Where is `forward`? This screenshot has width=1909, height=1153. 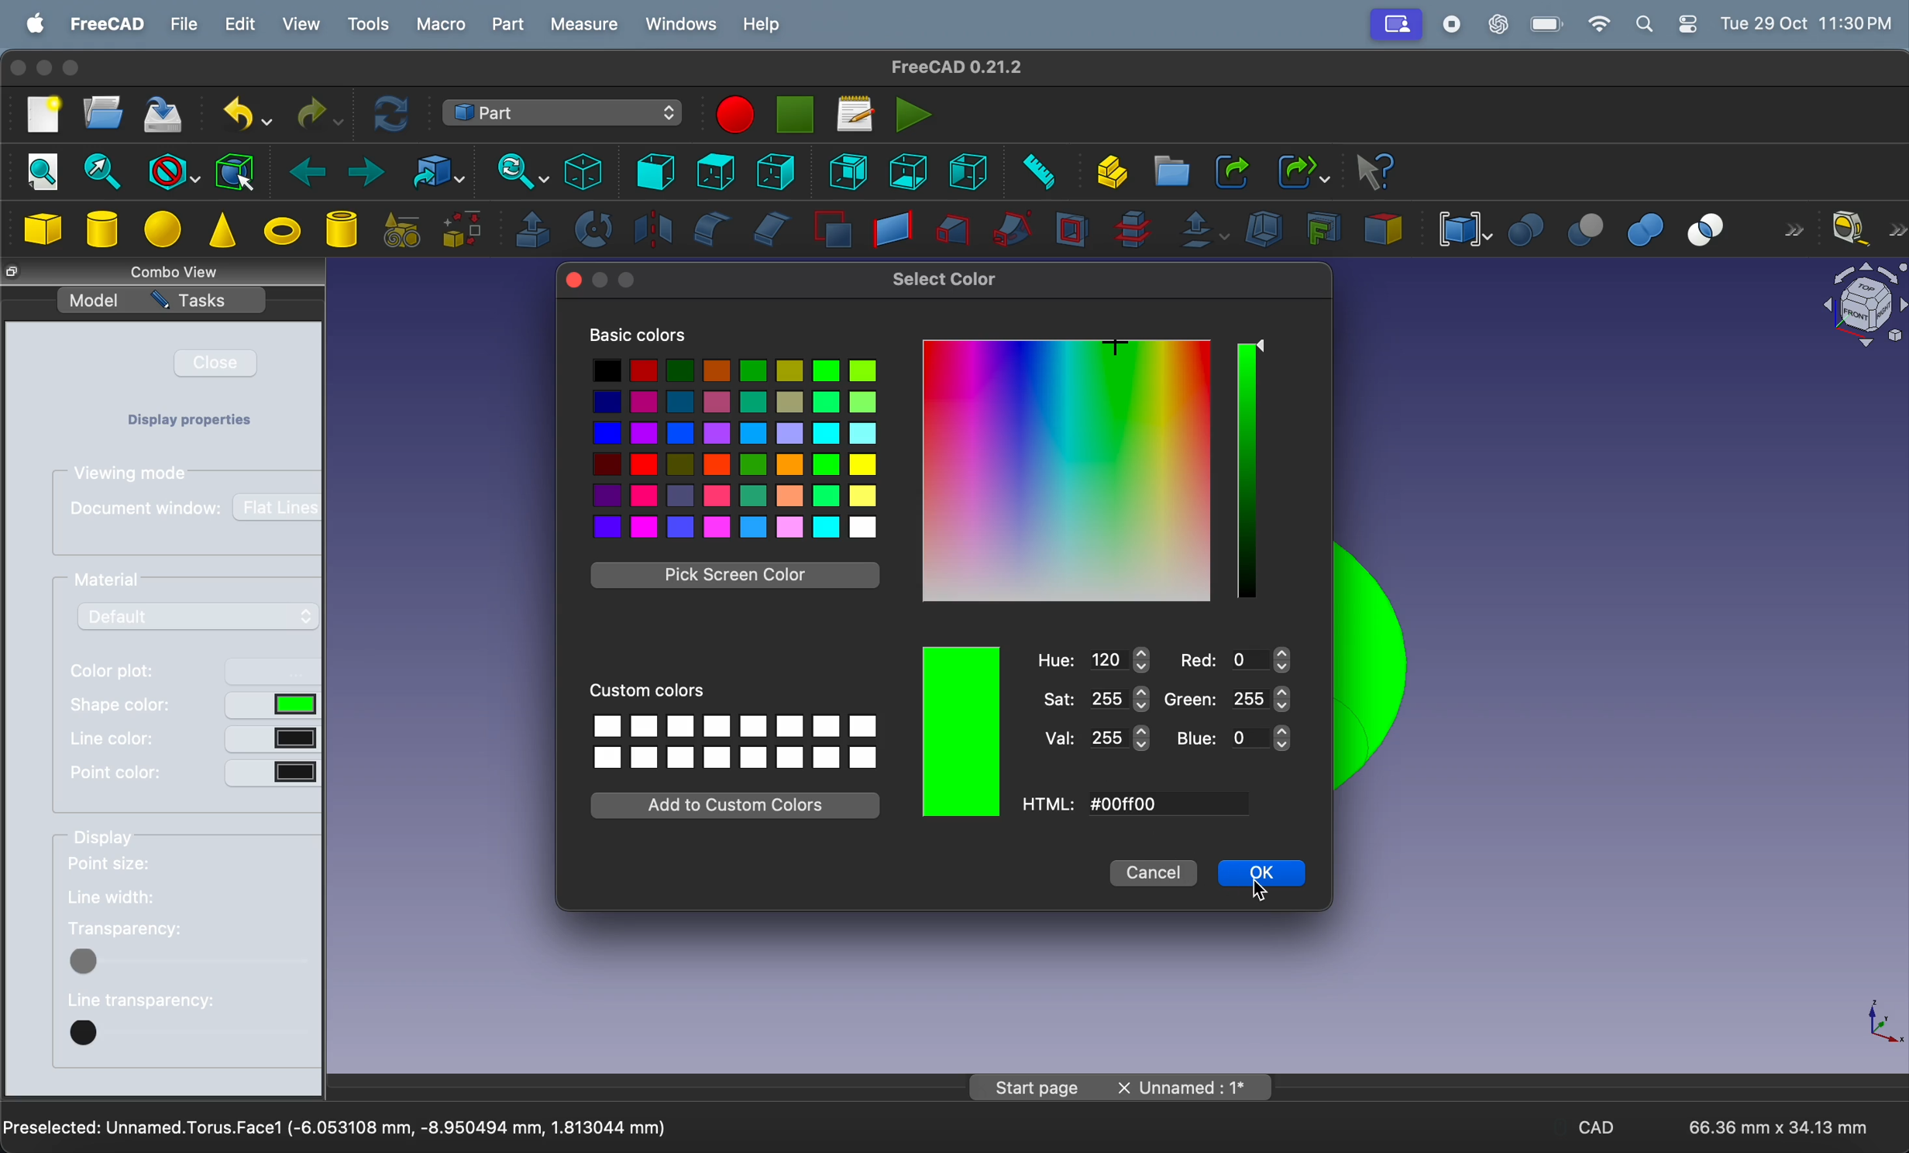 forward is located at coordinates (1791, 228).